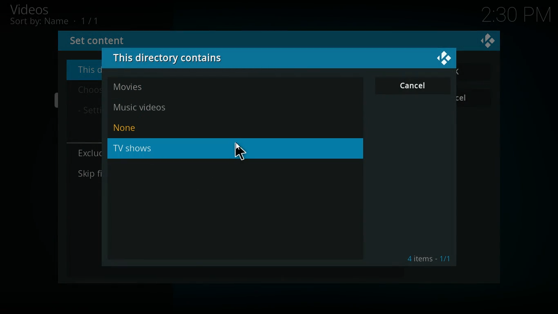  Describe the element at coordinates (147, 128) in the screenshot. I see `none` at that location.